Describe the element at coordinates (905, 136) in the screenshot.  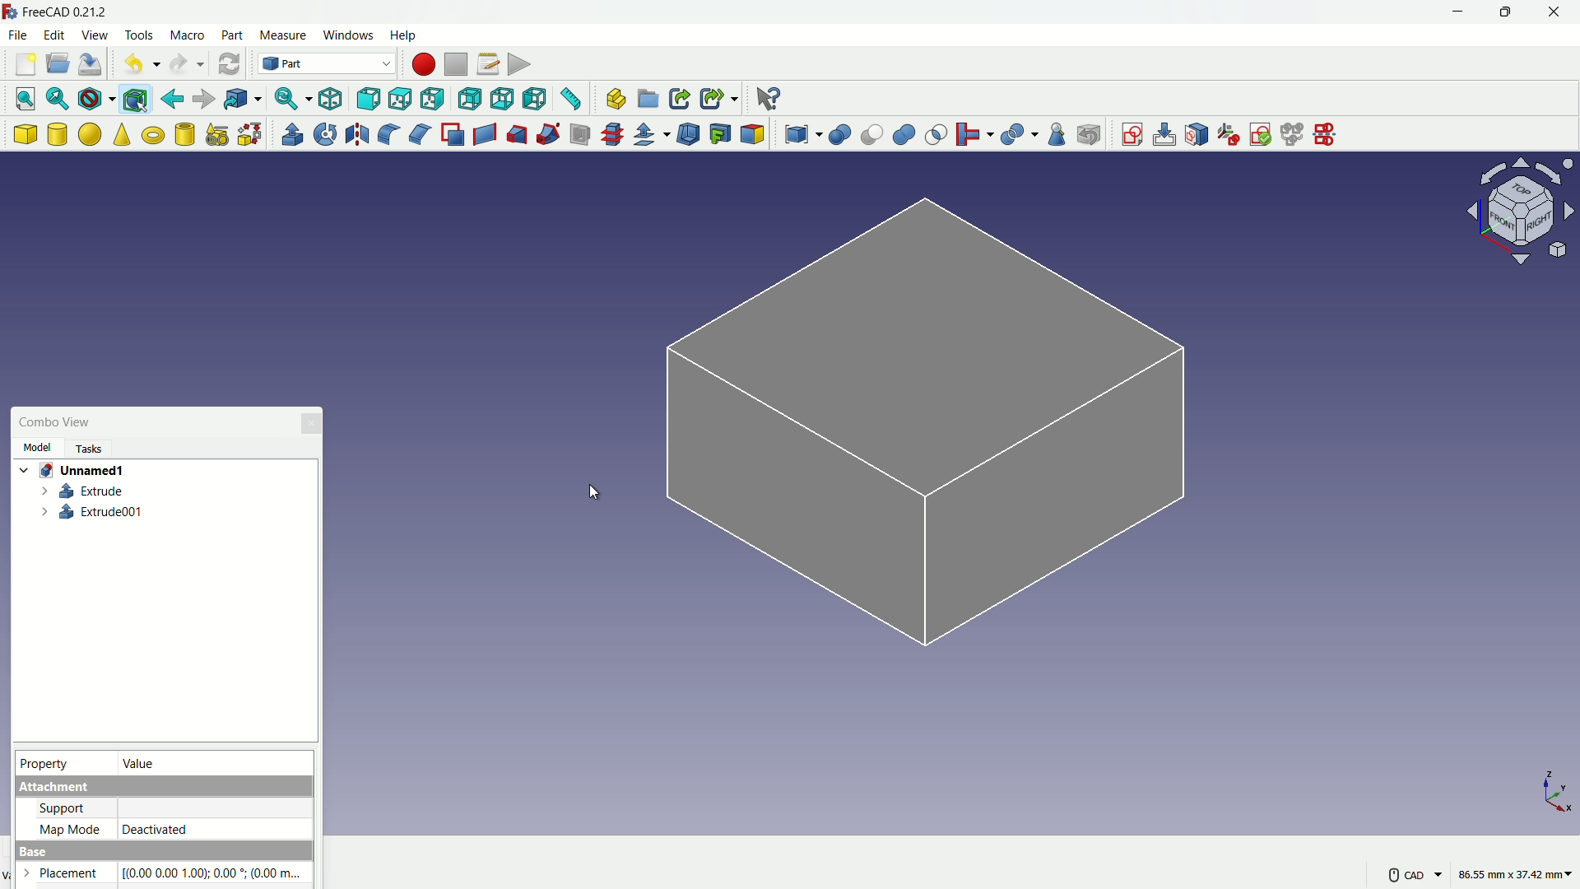
I see `union` at that location.